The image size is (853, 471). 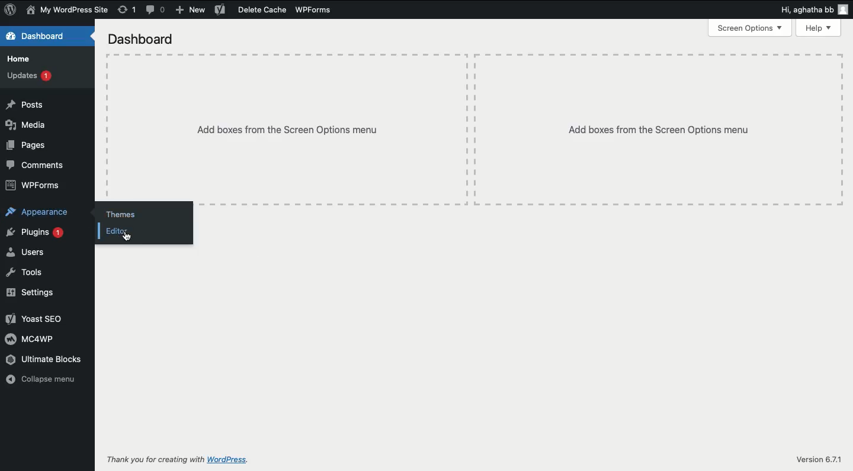 What do you see at coordinates (24, 251) in the screenshot?
I see `users` at bounding box center [24, 251].